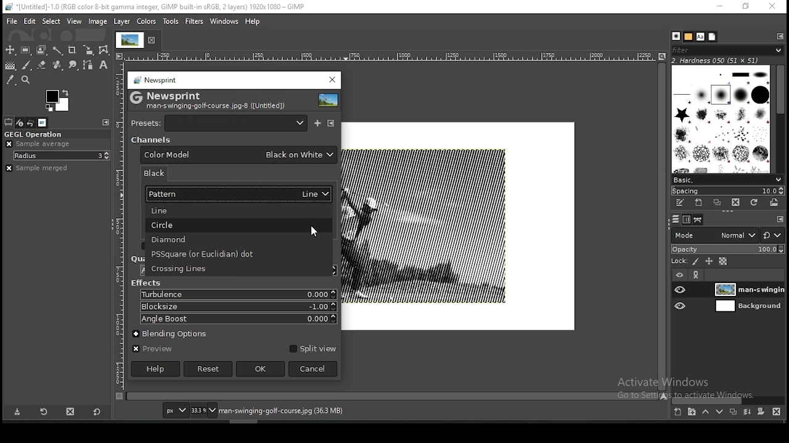  Describe the element at coordinates (104, 65) in the screenshot. I see `text tool` at that location.